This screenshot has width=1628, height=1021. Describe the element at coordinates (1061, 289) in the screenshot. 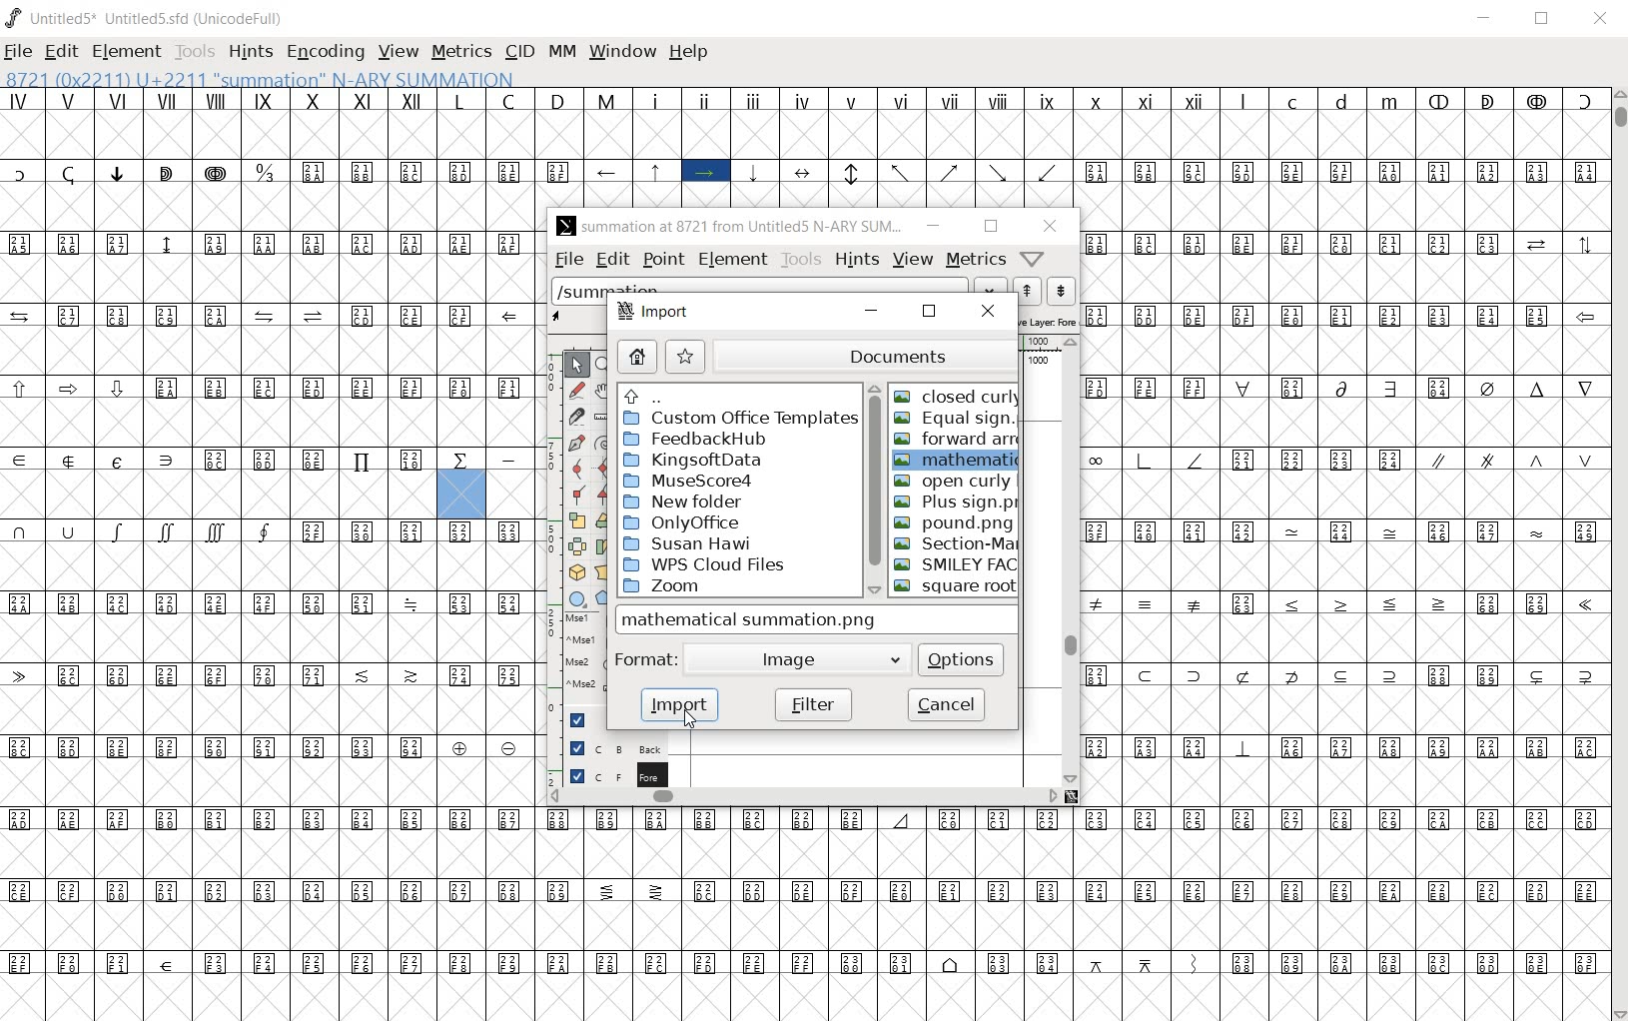

I see `show the previous word on the list` at that location.